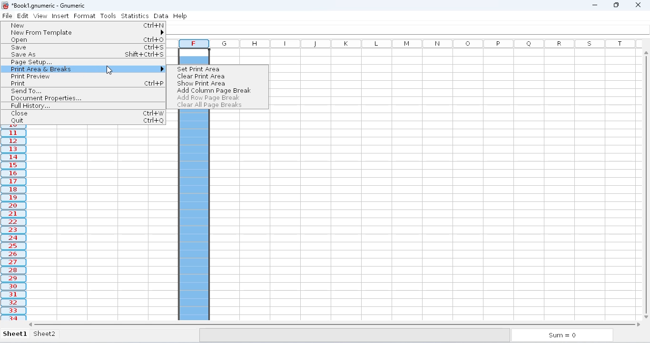 This screenshot has height=343, width=650. What do you see at coordinates (86, 33) in the screenshot?
I see `new from template` at bounding box center [86, 33].